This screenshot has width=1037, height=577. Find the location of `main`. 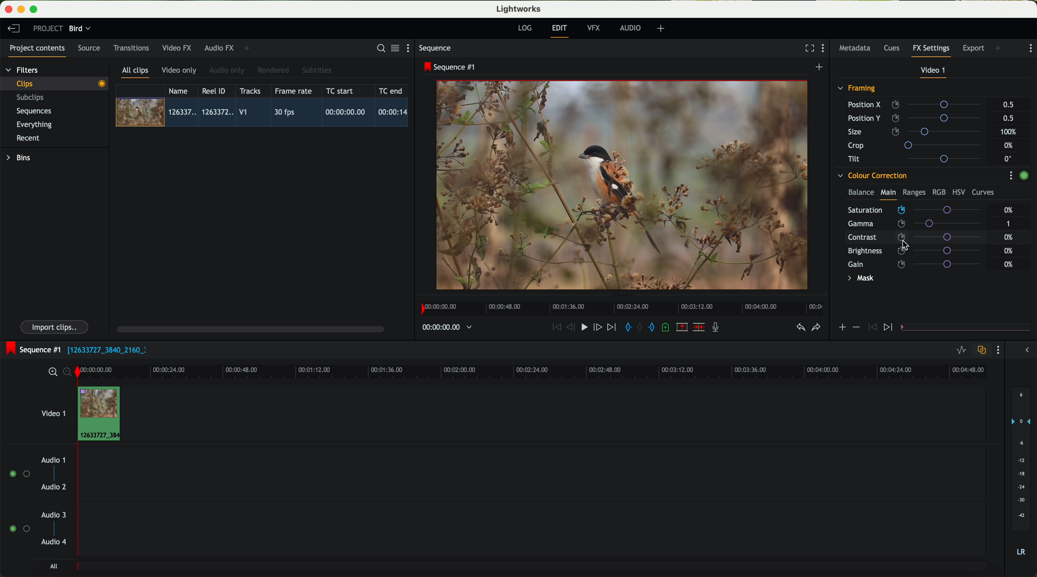

main is located at coordinates (888, 194).